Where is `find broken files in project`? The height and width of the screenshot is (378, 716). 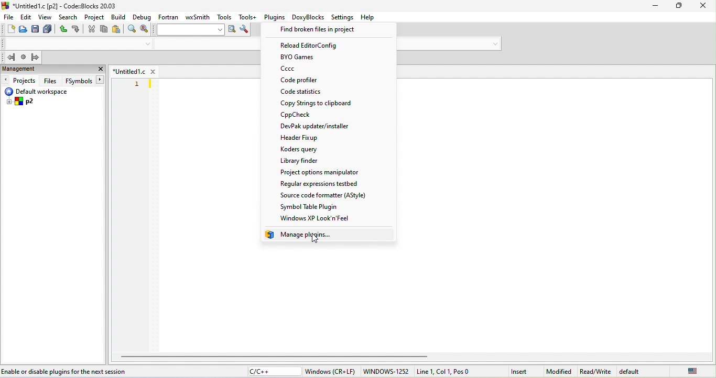
find broken files in project is located at coordinates (319, 31).